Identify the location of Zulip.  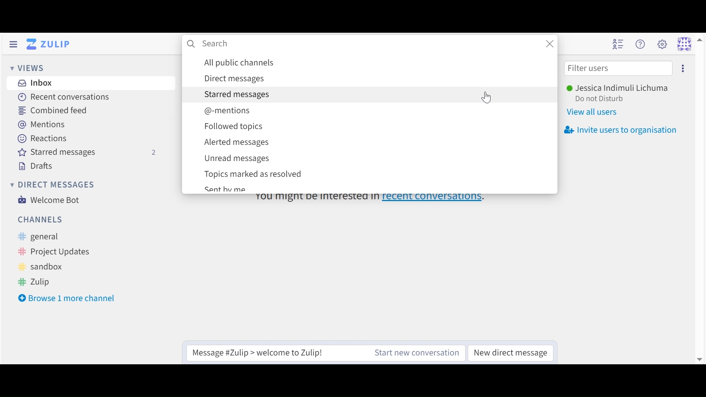
(44, 280).